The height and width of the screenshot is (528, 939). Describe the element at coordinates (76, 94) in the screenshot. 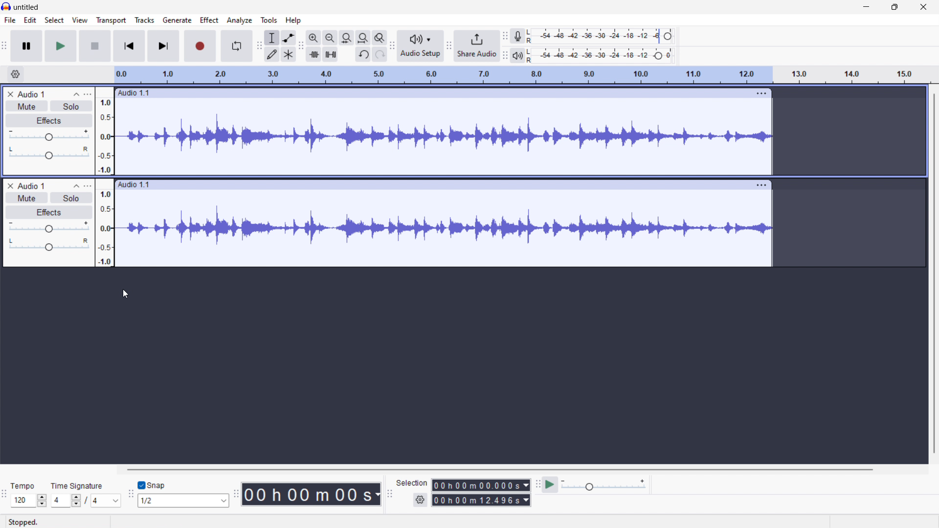

I see `collapse` at that location.